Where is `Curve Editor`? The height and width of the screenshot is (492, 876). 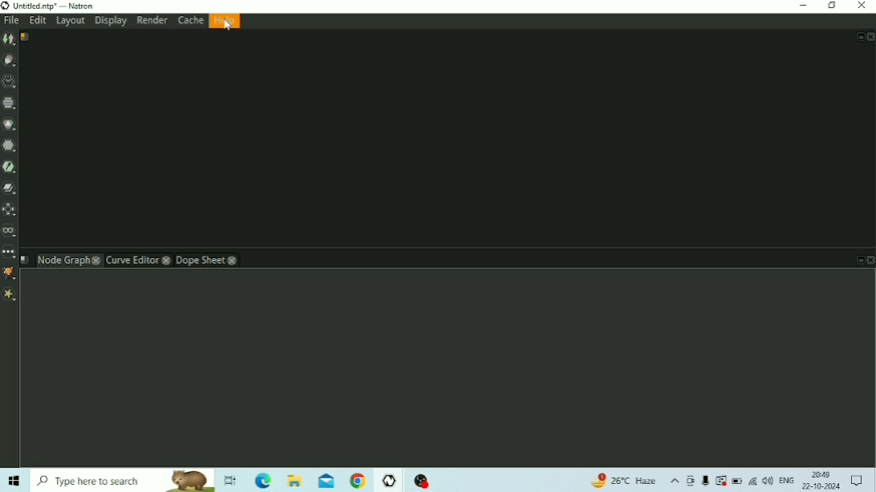 Curve Editor is located at coordinates (138, 260).